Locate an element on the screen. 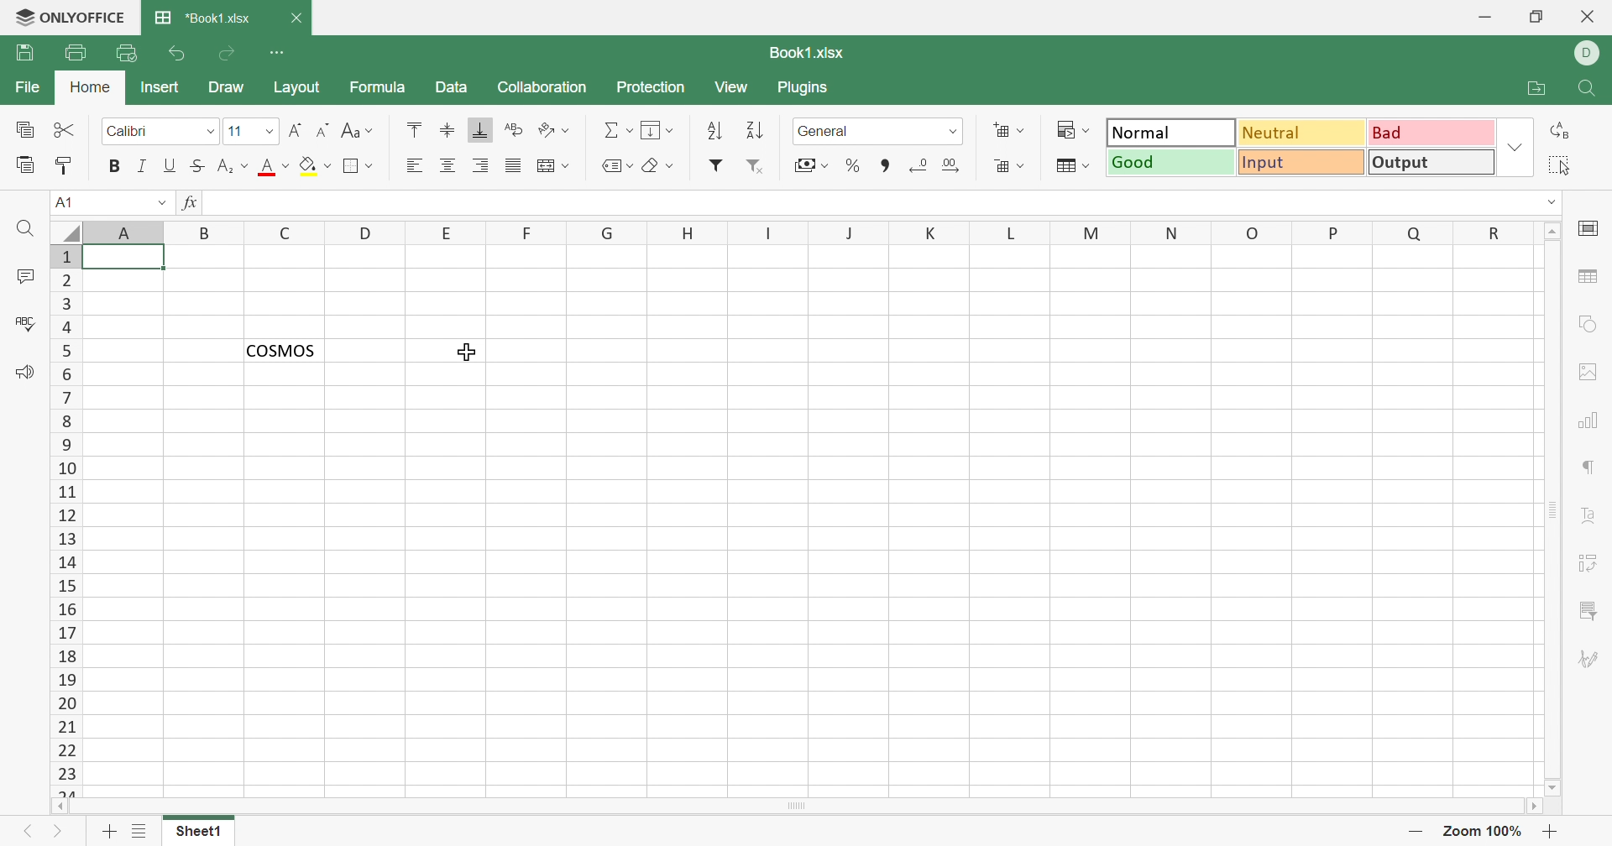  View is located at coordinates (734, 89).